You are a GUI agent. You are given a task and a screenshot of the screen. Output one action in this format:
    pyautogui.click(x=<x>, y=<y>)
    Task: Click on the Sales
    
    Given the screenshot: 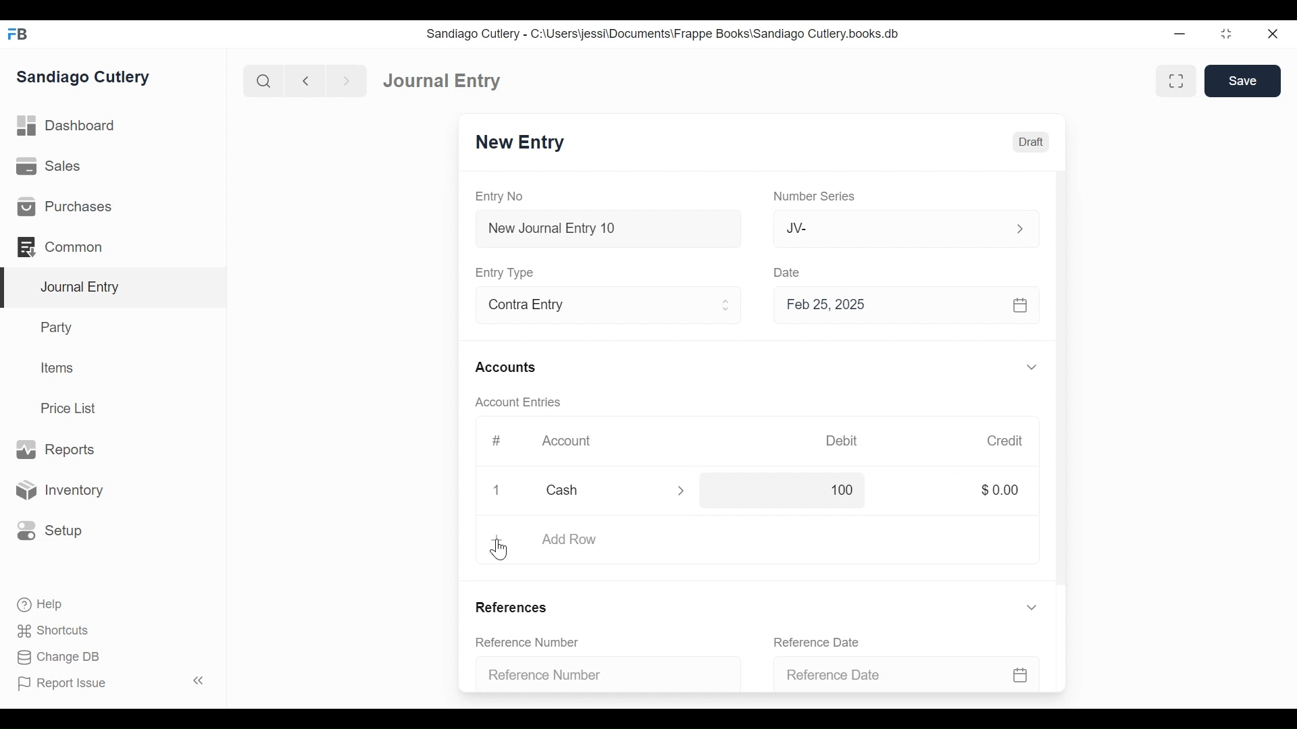 What is the action you would take?
    pyautogui.click(x=47, y=167)
    